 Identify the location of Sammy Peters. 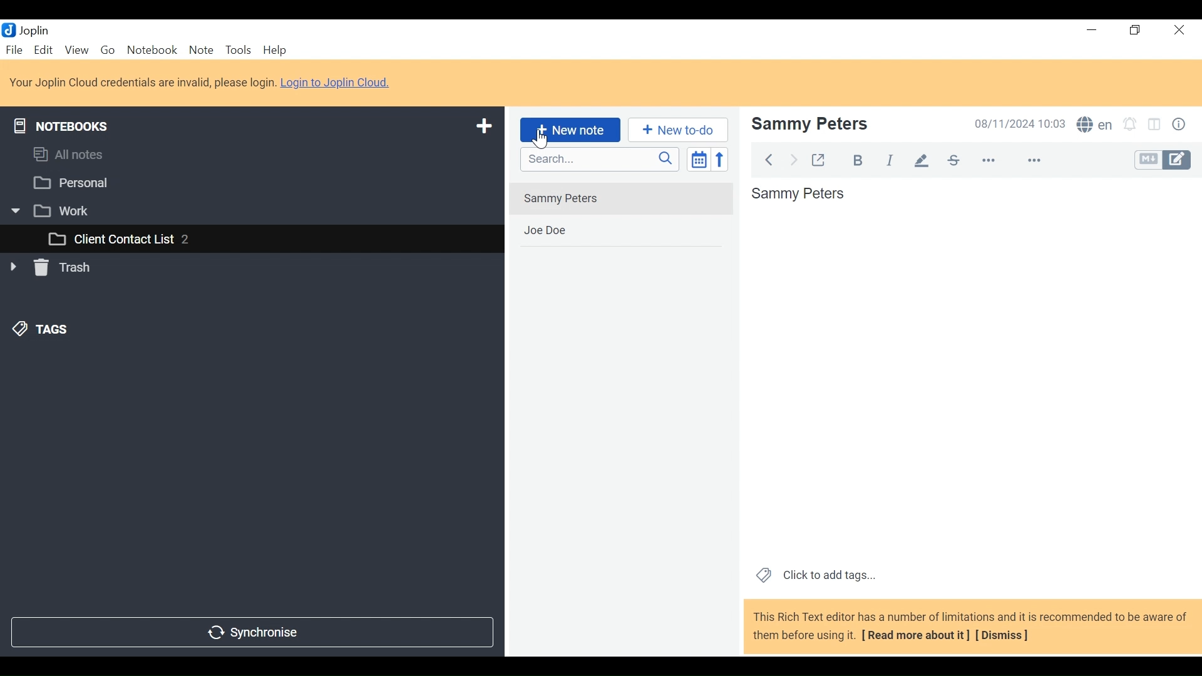
(844, 124).